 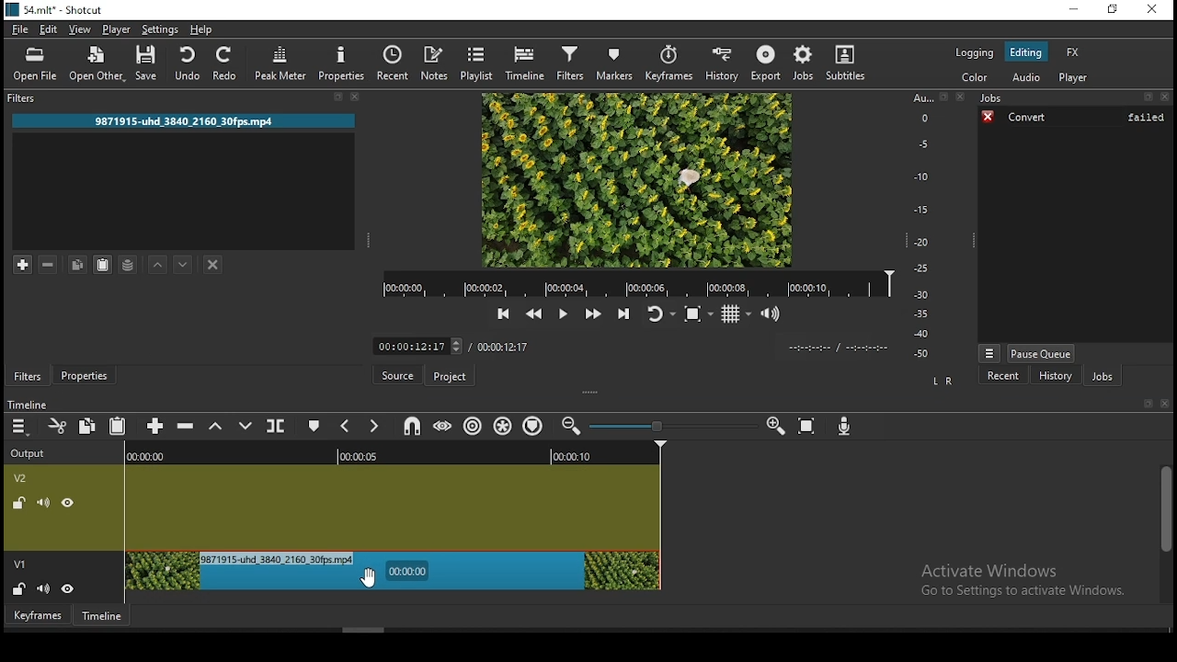 I want to click on bookmark, so click(x=1143, y=403).